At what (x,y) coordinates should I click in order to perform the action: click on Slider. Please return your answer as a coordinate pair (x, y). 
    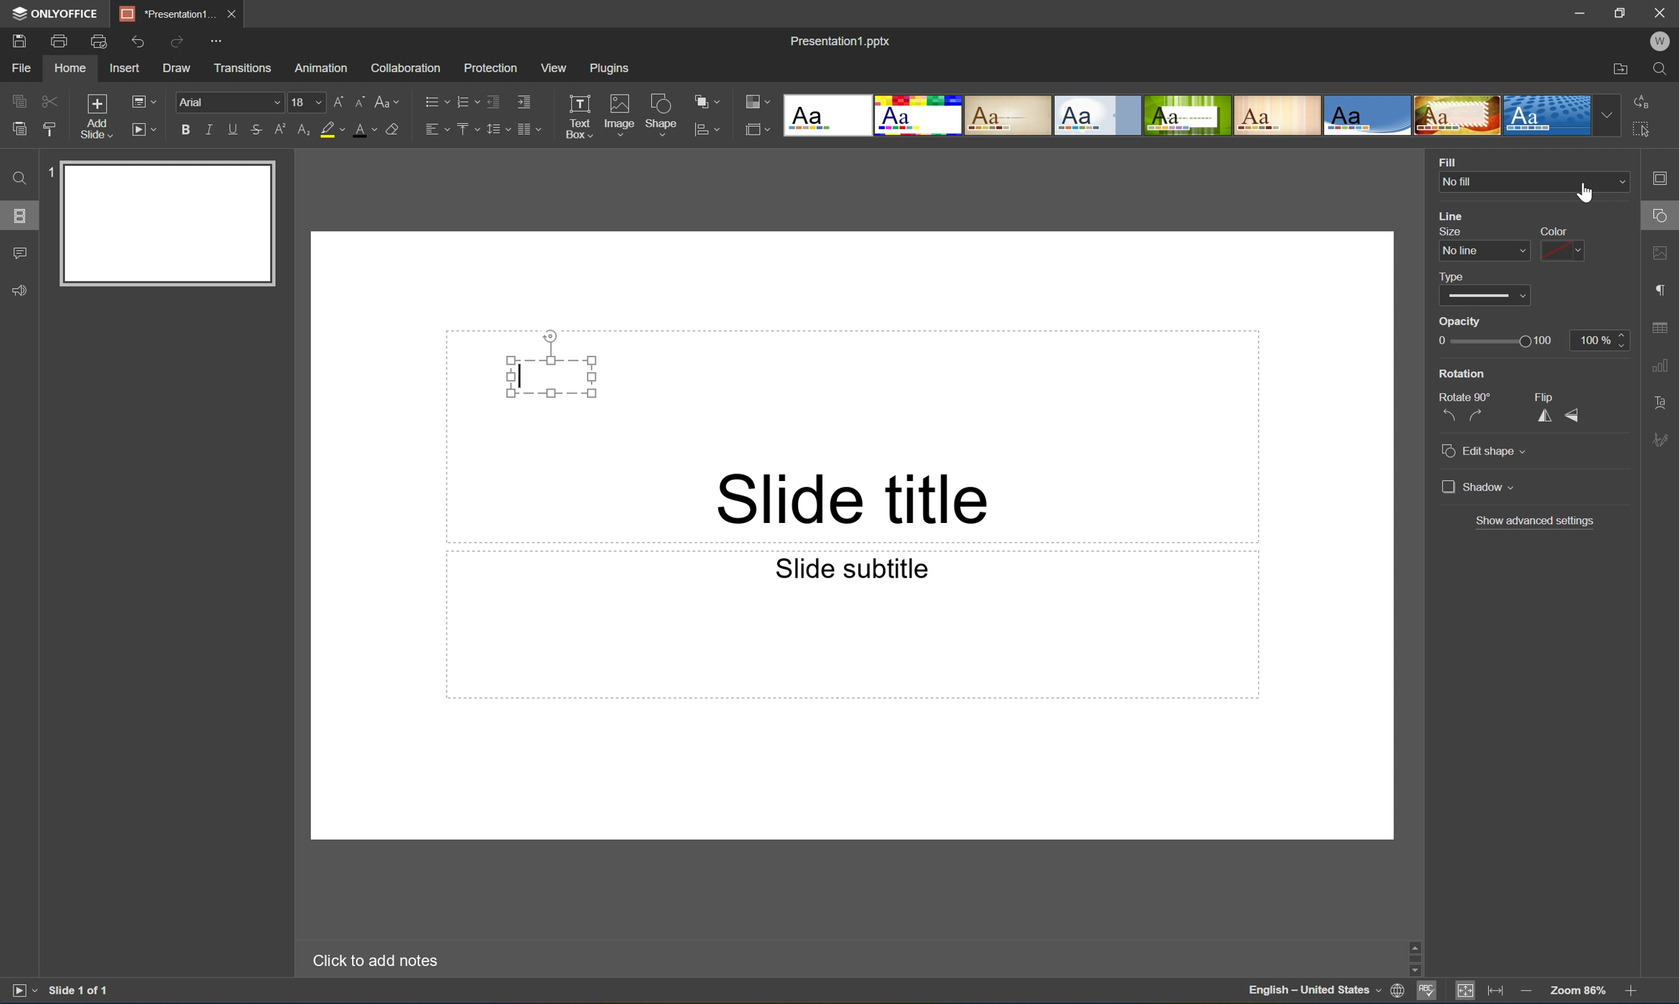
    Looking at the image, I should click on (1496, 341).